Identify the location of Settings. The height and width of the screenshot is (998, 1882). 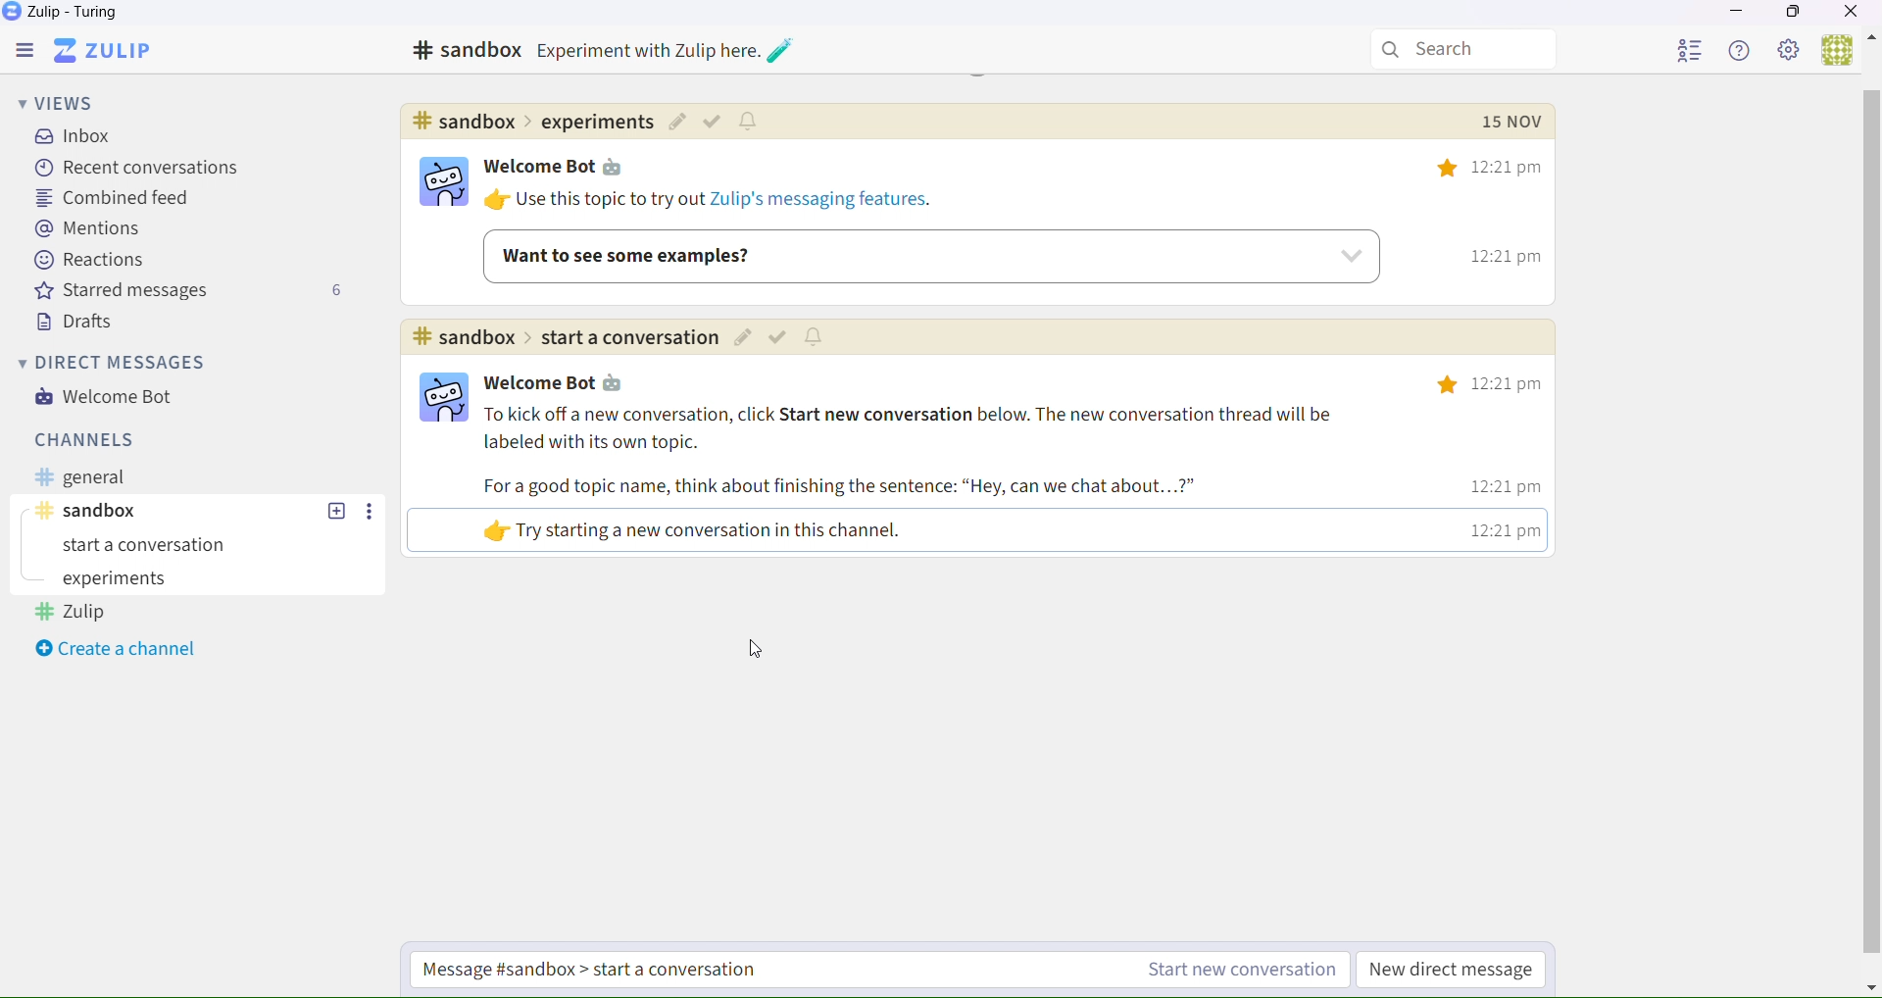
(1792, 52).